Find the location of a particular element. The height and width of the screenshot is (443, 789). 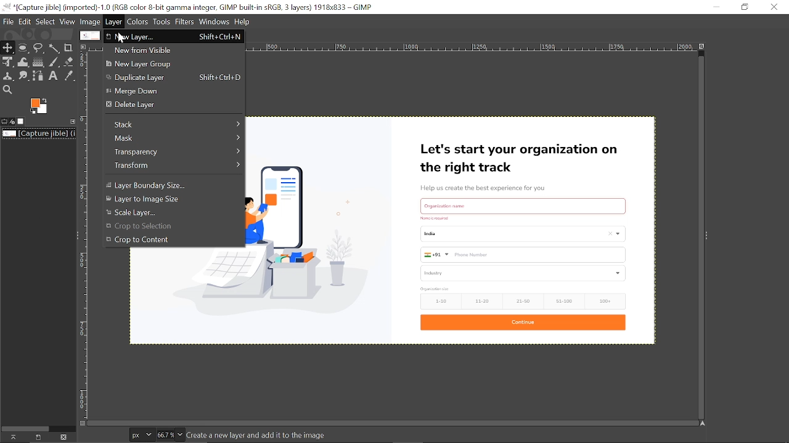

New layer group is located at coordinates (162, 63).